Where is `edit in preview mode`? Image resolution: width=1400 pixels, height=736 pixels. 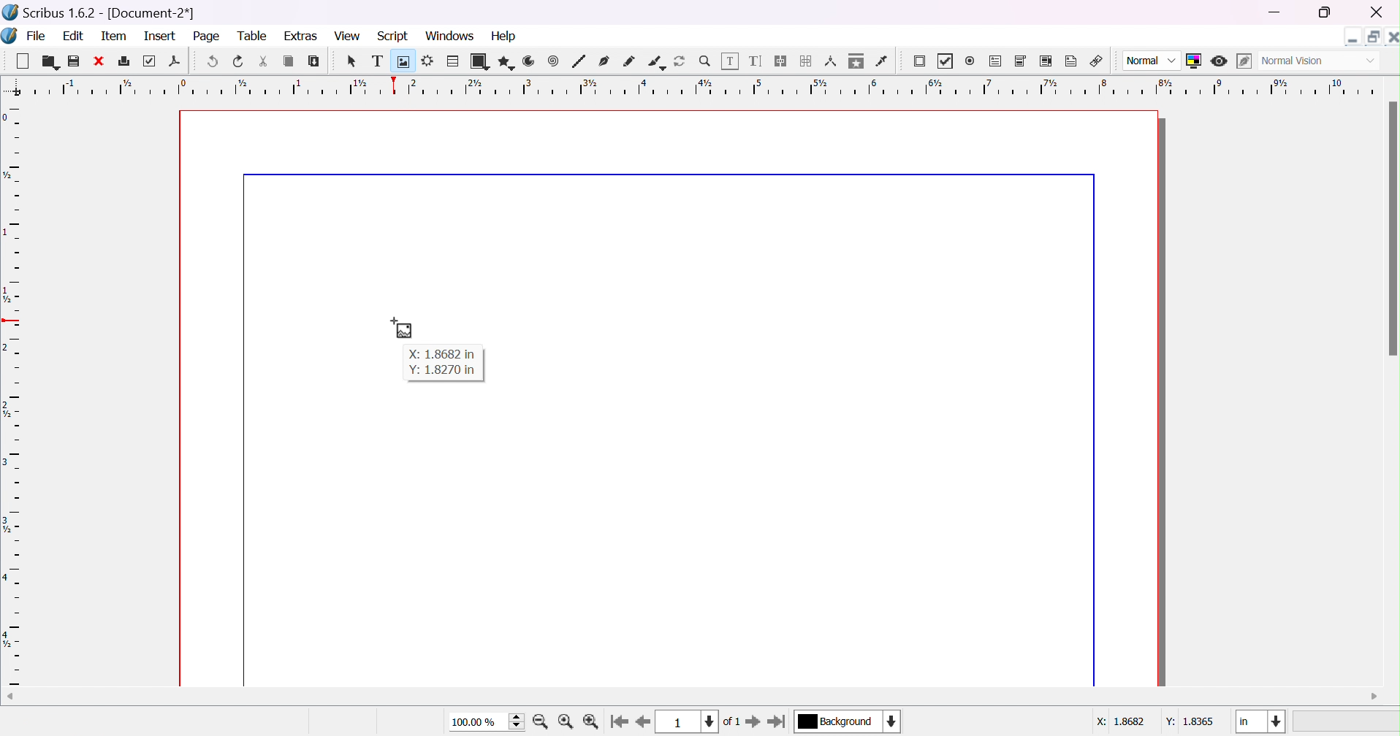
edit in preview mode is located at coordinates (1241, 61).